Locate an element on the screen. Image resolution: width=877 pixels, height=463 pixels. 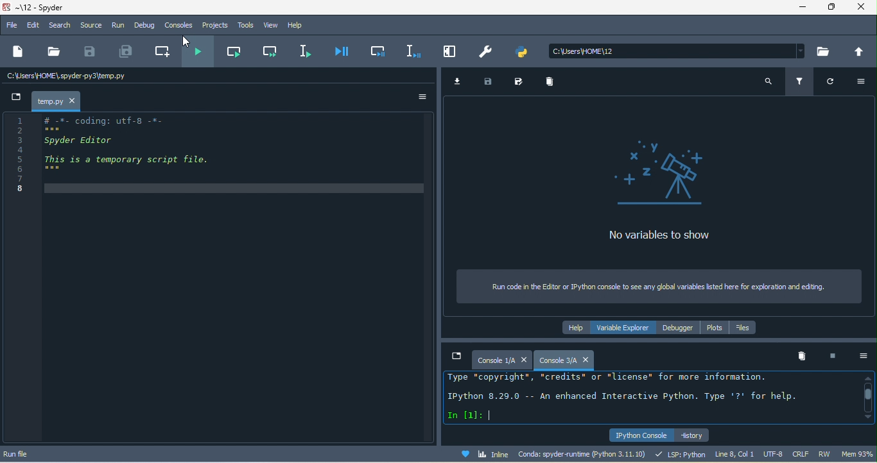
console is located at coordinates (501, 360).